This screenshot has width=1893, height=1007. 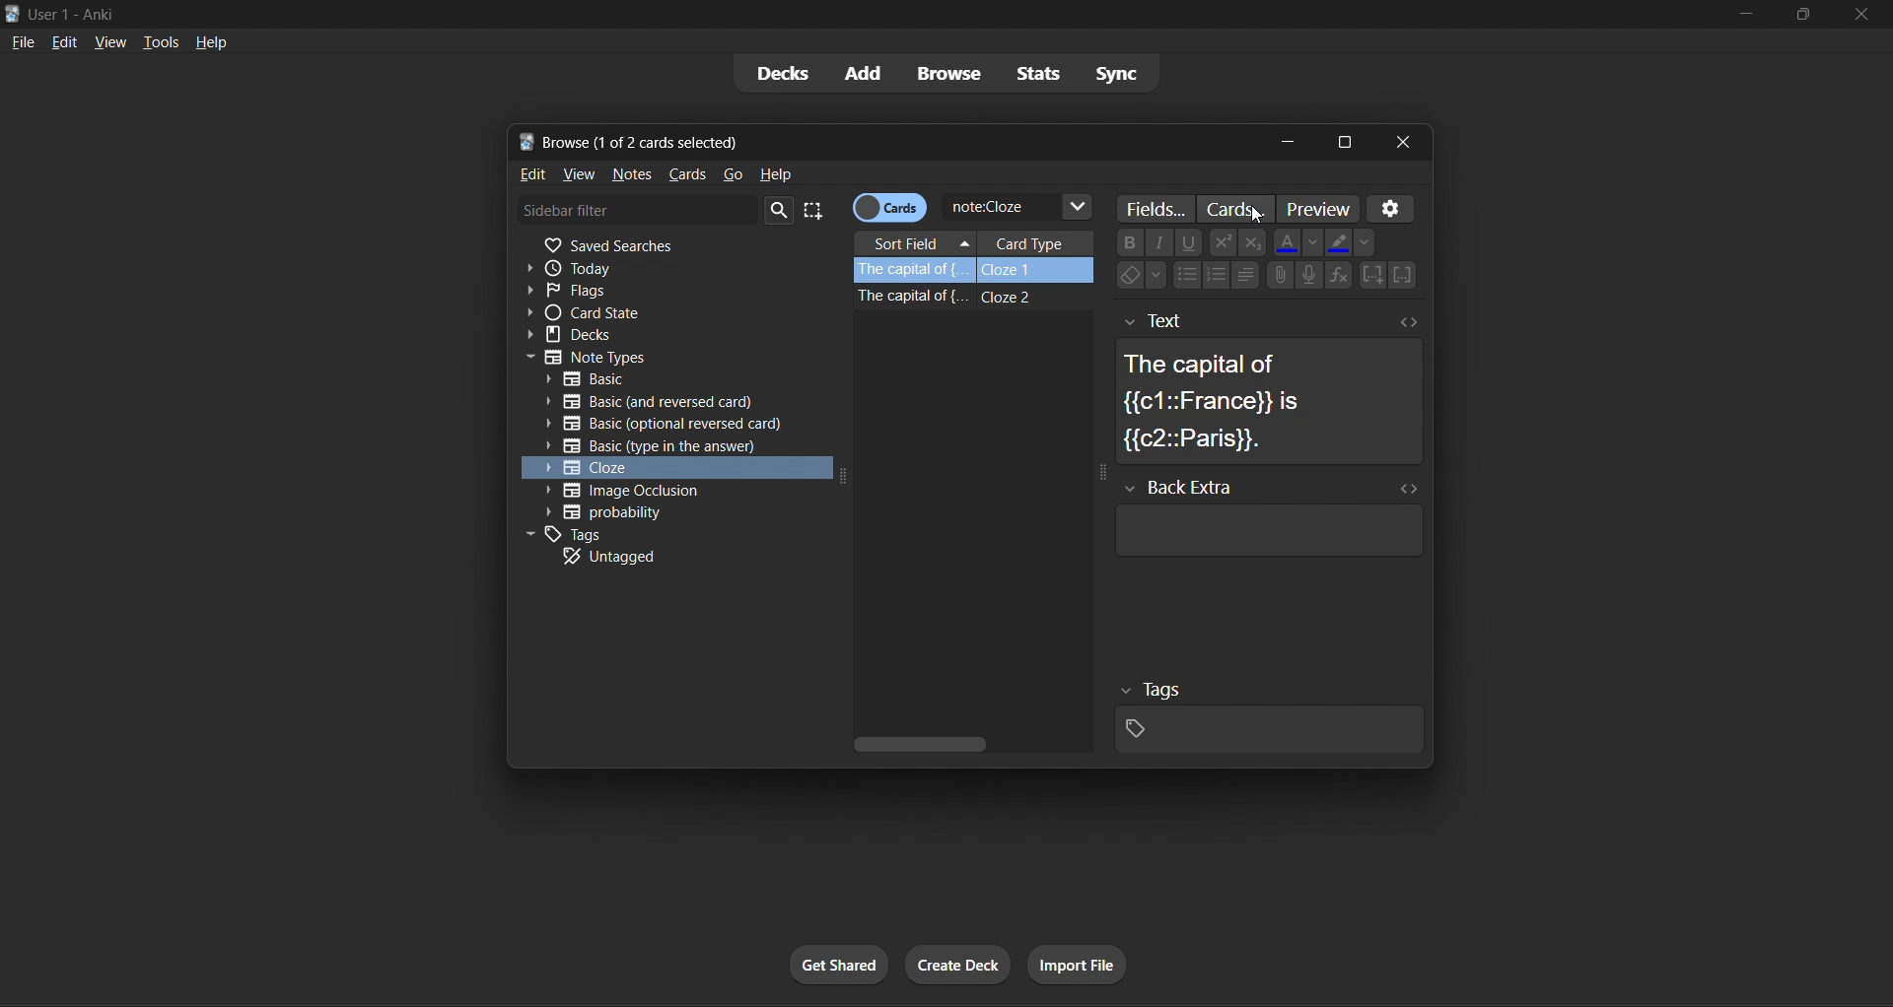 I want to click on selected cards tags, so click(x=1265, y=713).